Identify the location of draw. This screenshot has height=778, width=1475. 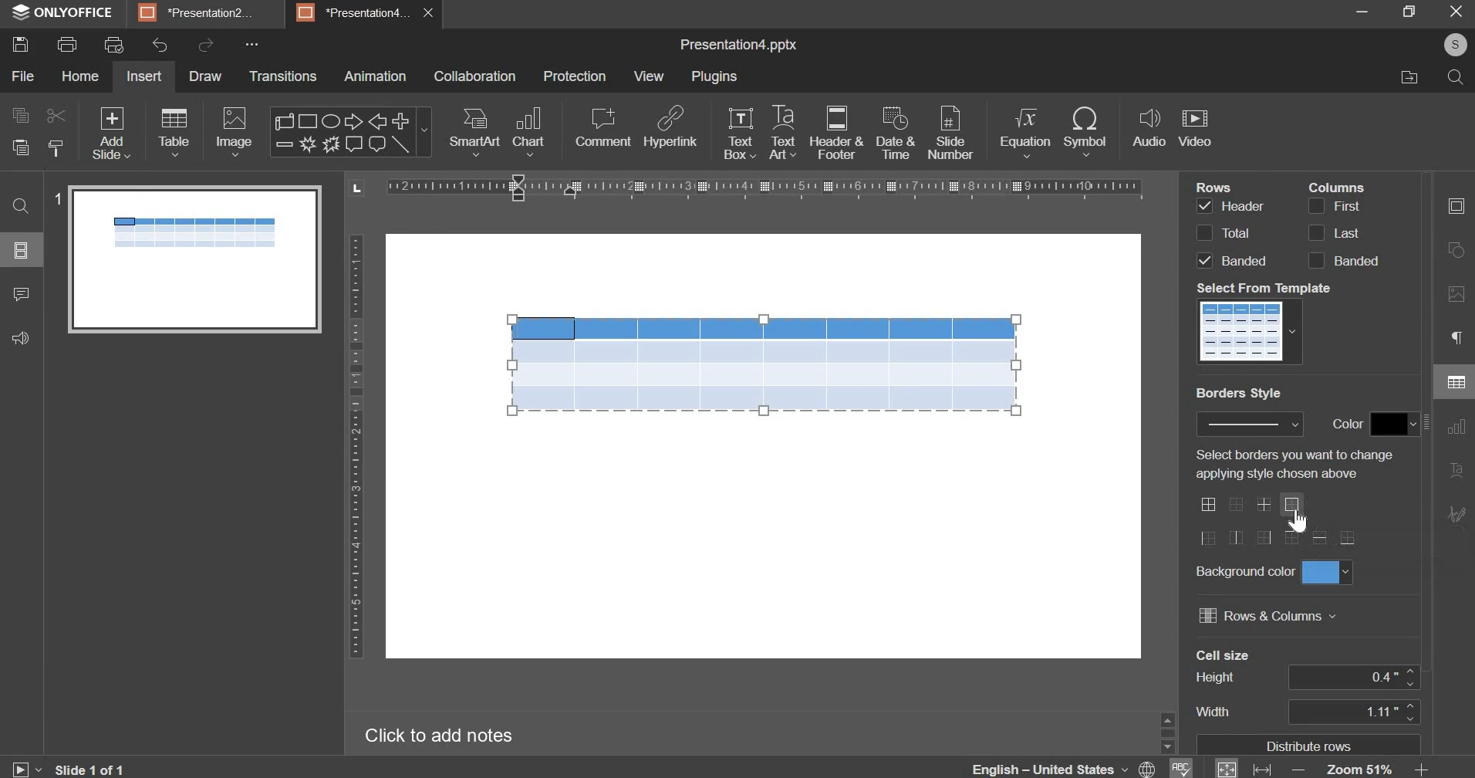
(204, 76).